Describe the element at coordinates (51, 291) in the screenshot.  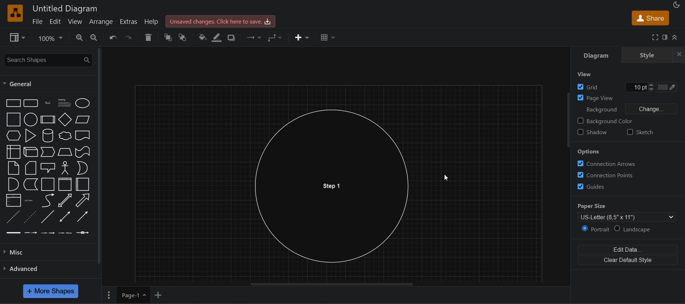
I see `more shapes` at that location.